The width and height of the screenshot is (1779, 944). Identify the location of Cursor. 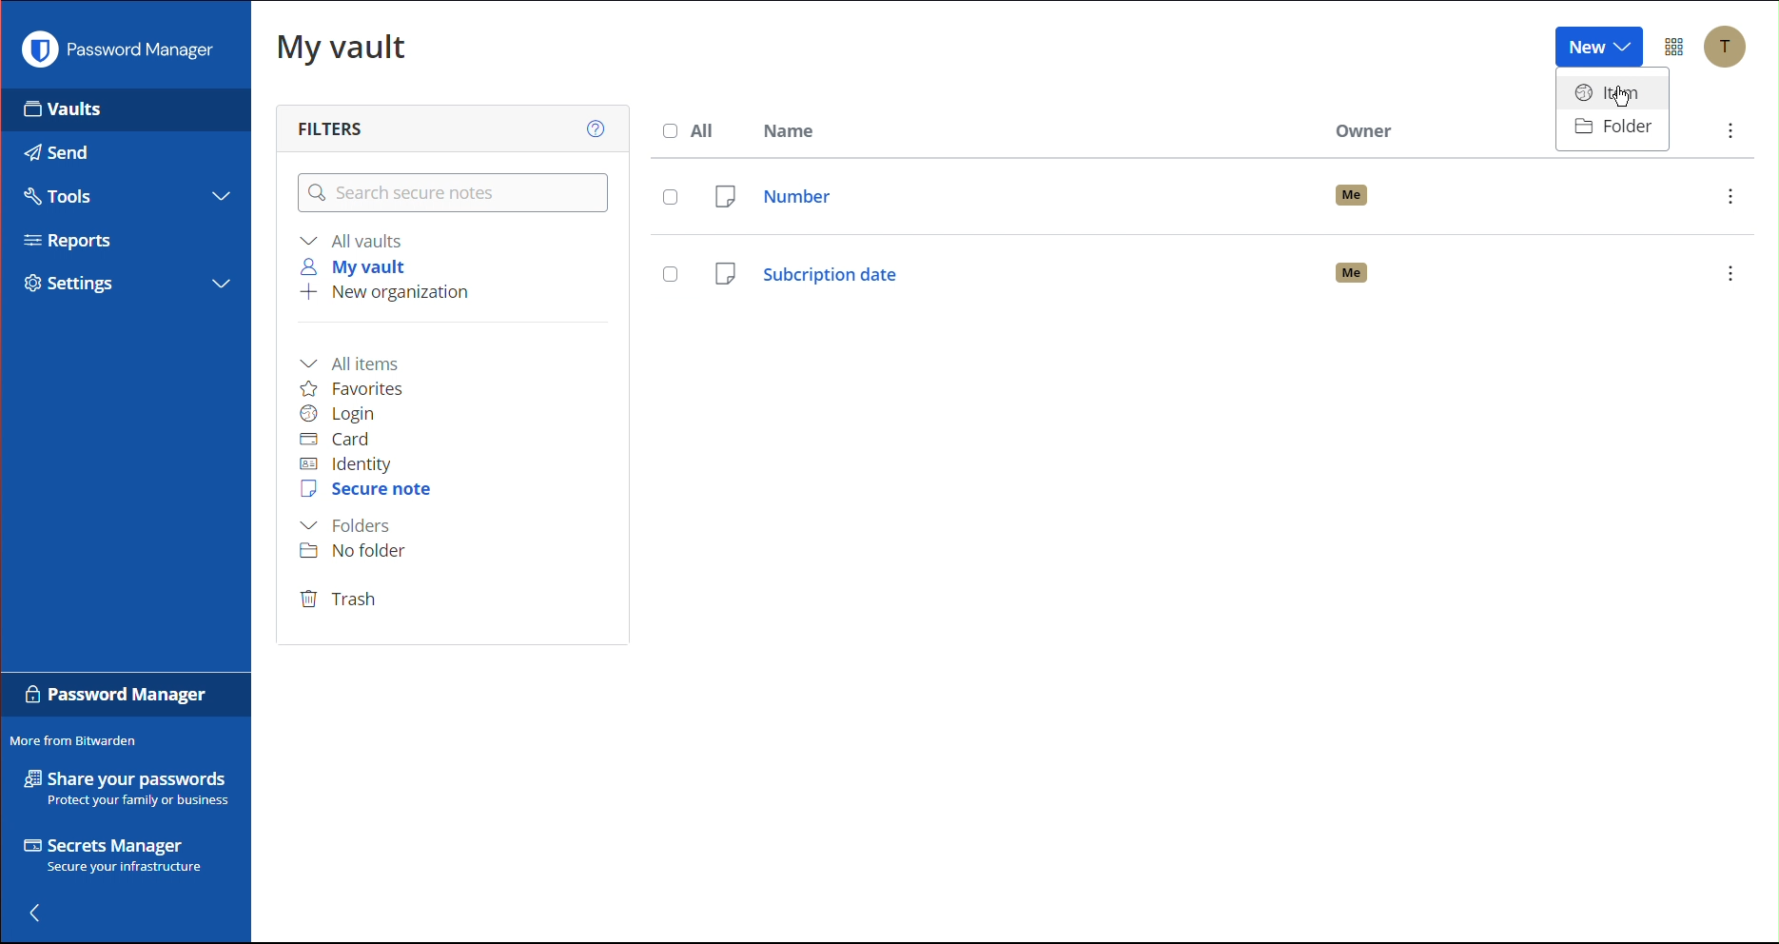
(1621, 96).